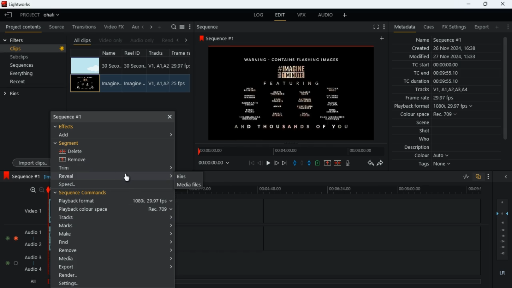  I want to click on filters, so click(18, 40).